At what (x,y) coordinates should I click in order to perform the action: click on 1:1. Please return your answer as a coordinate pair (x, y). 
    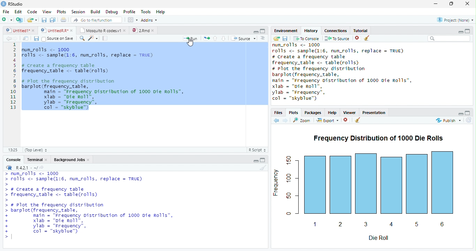
    Looking at the image, I should click on (12, 150).